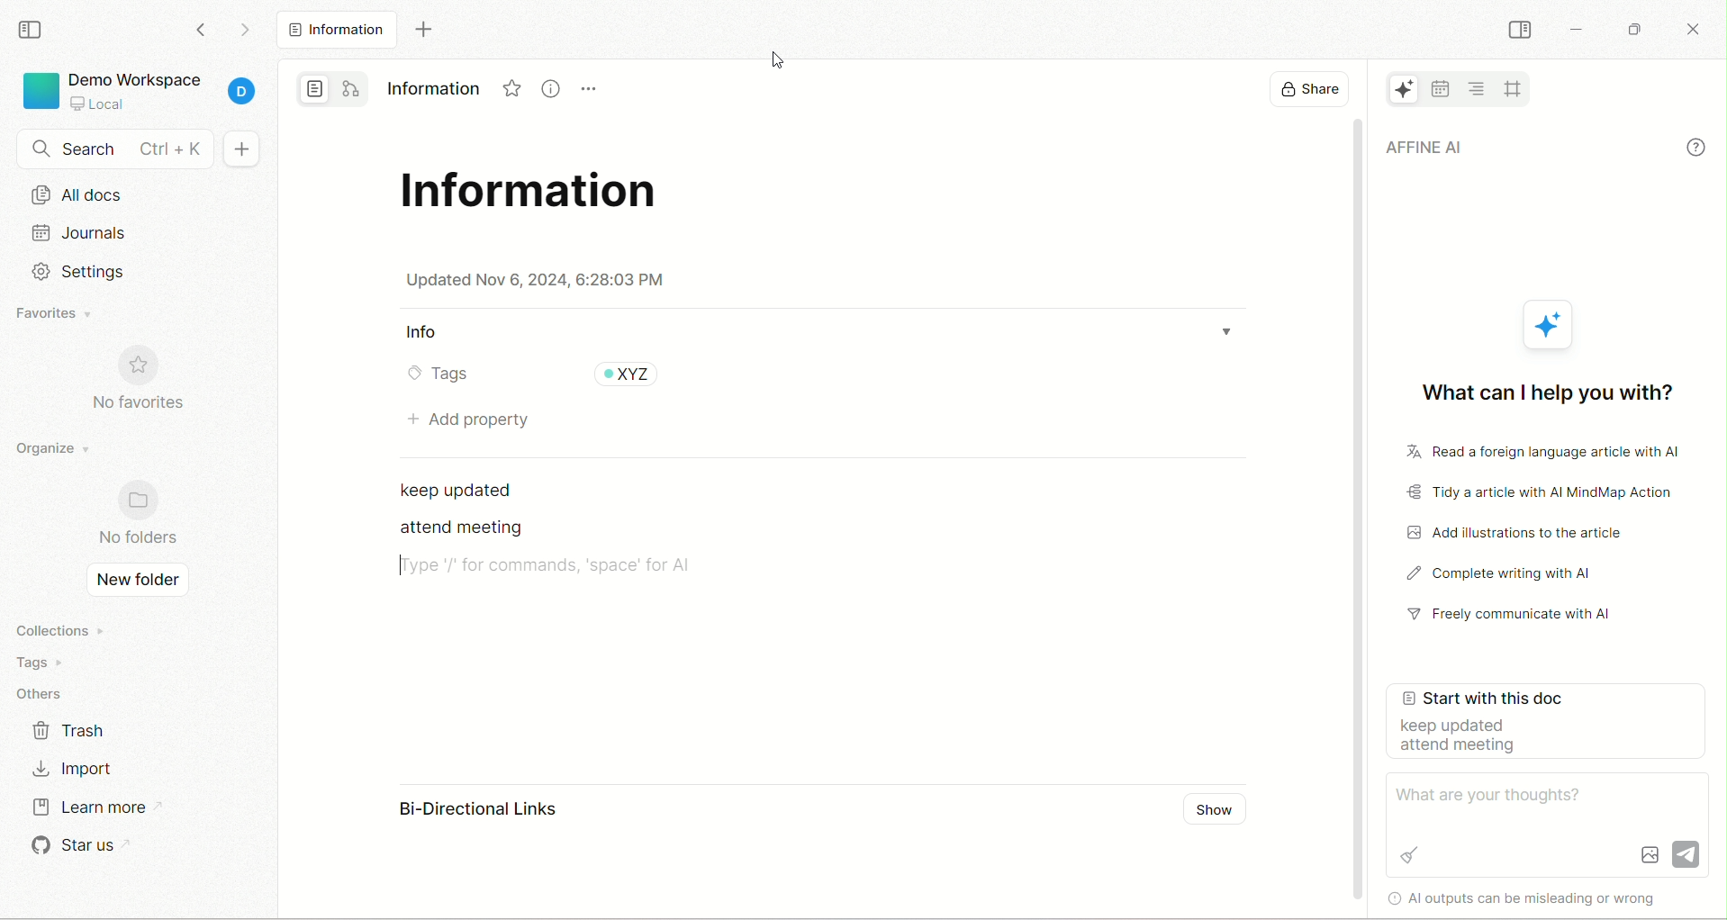 This screenshot has height=920, width=1727. Describe the element at coordinates (138, 582) in the screenshot. I see `new folder` at that location.